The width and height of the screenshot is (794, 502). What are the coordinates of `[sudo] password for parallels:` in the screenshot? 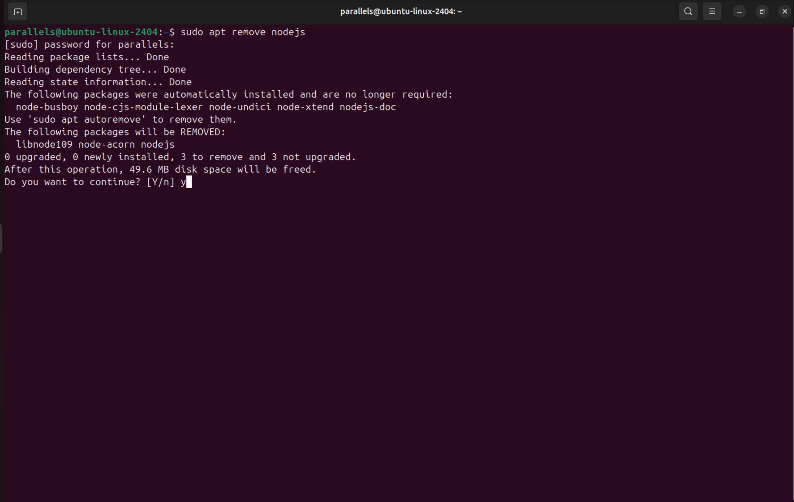 It's located at (91, 44).